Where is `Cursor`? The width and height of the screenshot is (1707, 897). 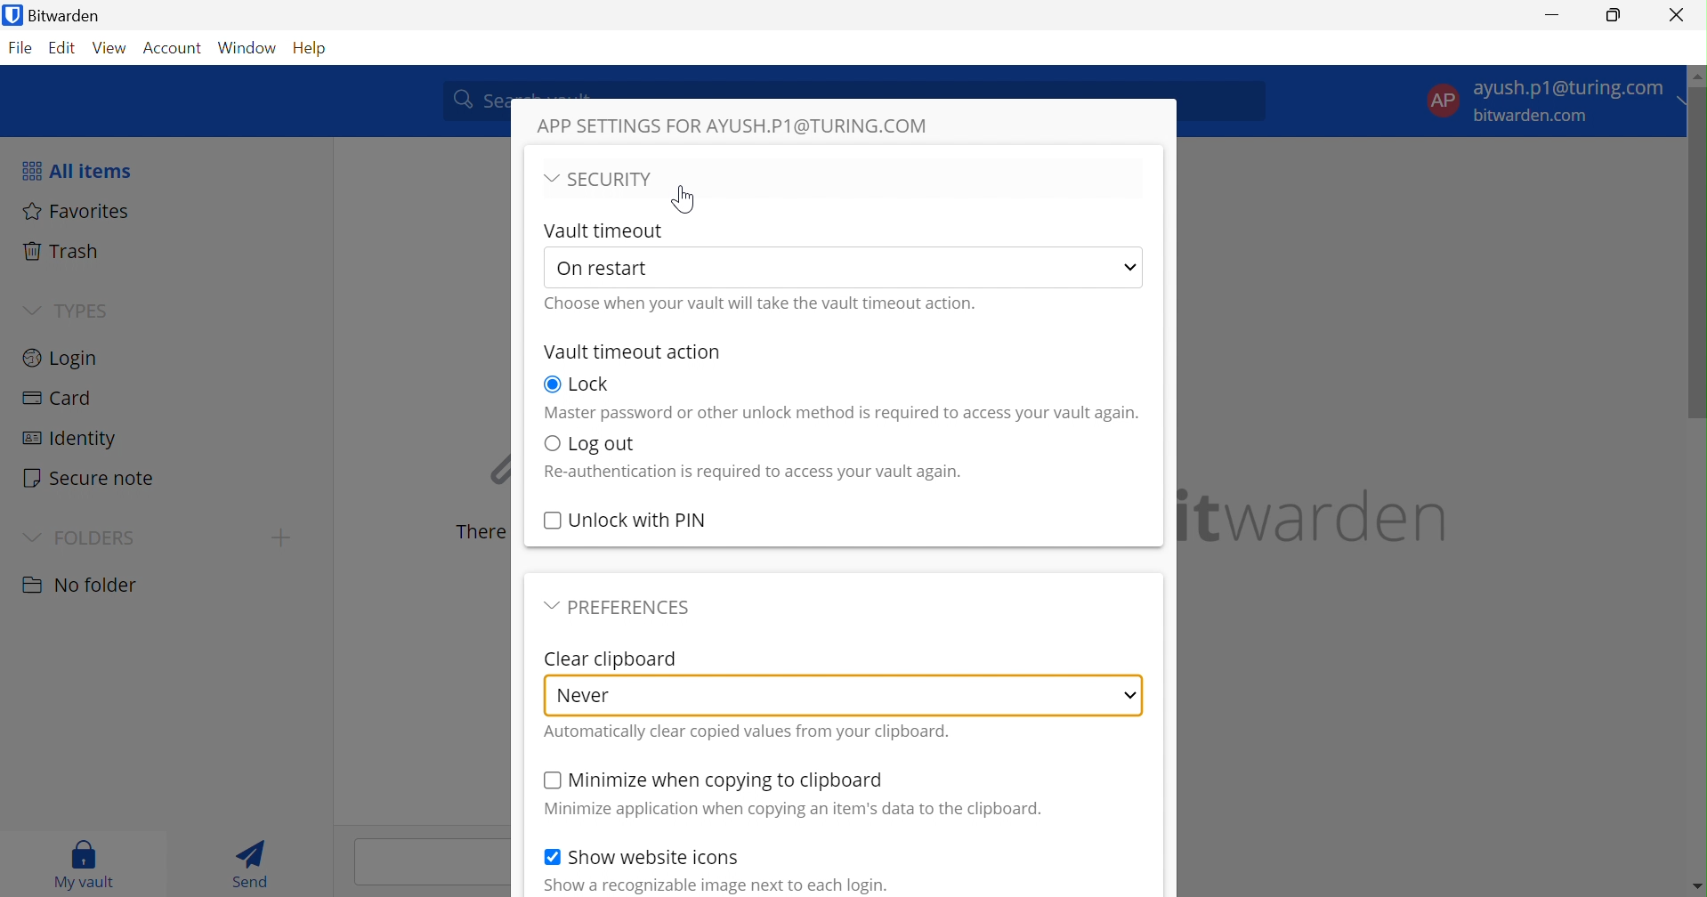
Cursor is located at coordinates (683, 198).